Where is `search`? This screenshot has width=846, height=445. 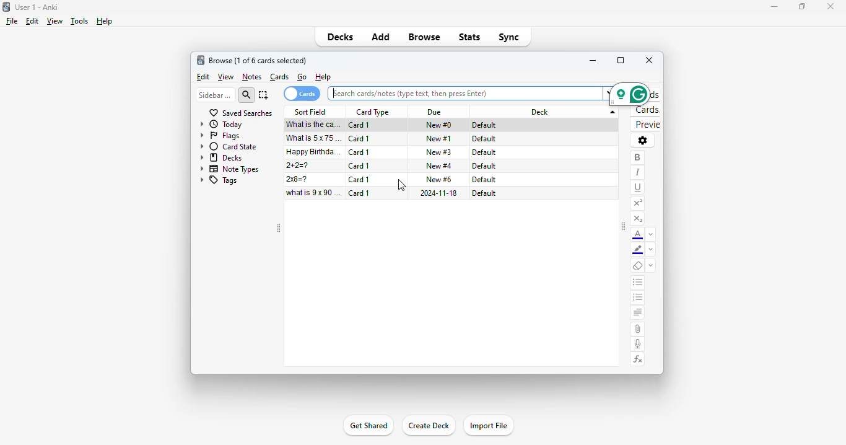 search is located at coordinates (247, 95).